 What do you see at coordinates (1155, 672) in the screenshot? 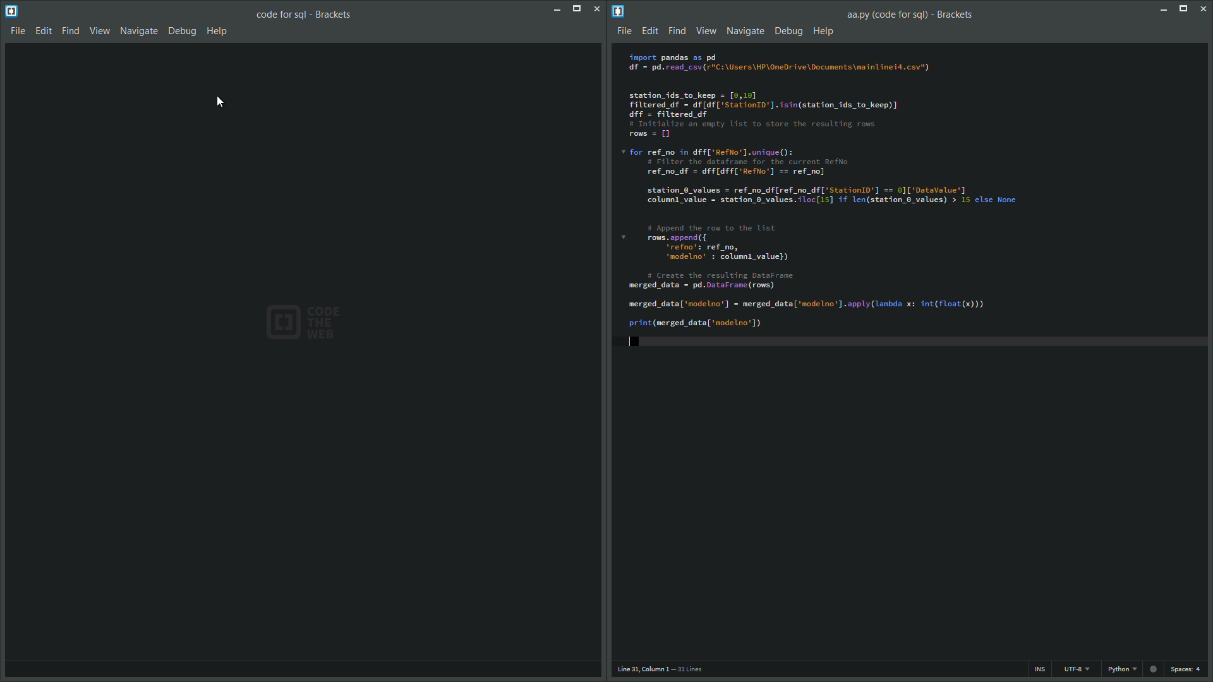
I see `circle` at bounding box center [1155, 672].